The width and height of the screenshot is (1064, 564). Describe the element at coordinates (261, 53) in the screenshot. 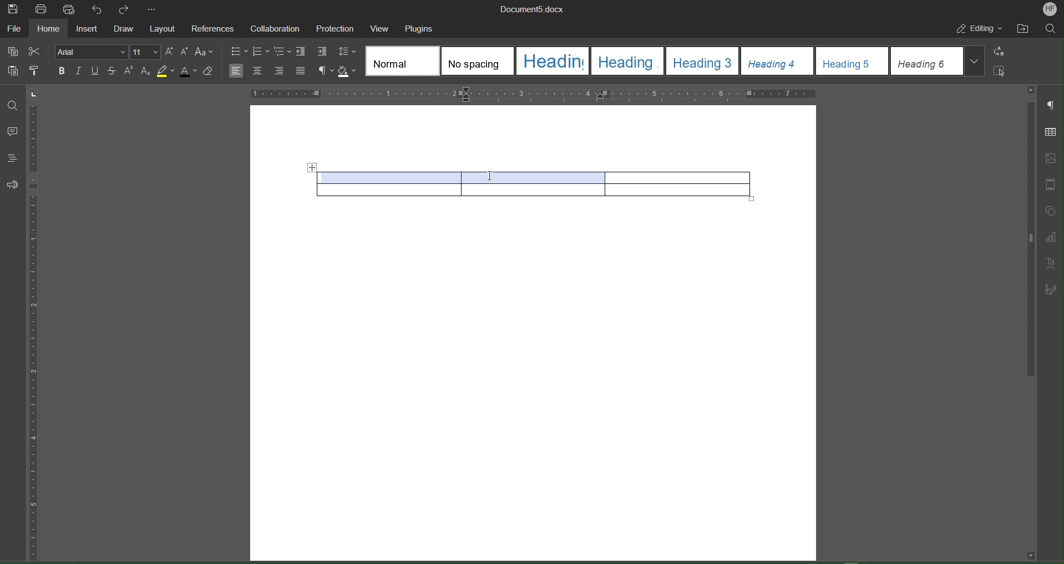

I see `numbering` at that location.